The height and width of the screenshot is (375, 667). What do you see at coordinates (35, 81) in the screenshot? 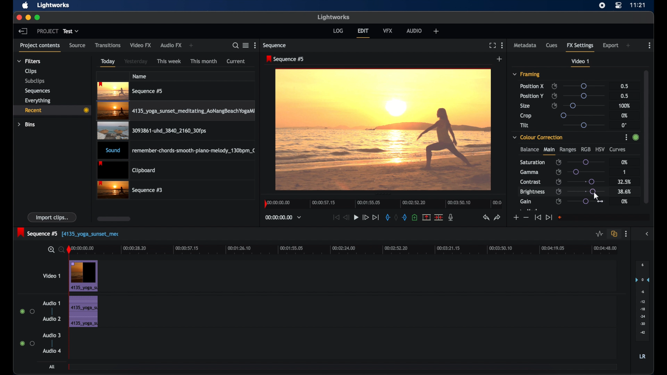
I see `subclips` at bounding box center [35, 81].